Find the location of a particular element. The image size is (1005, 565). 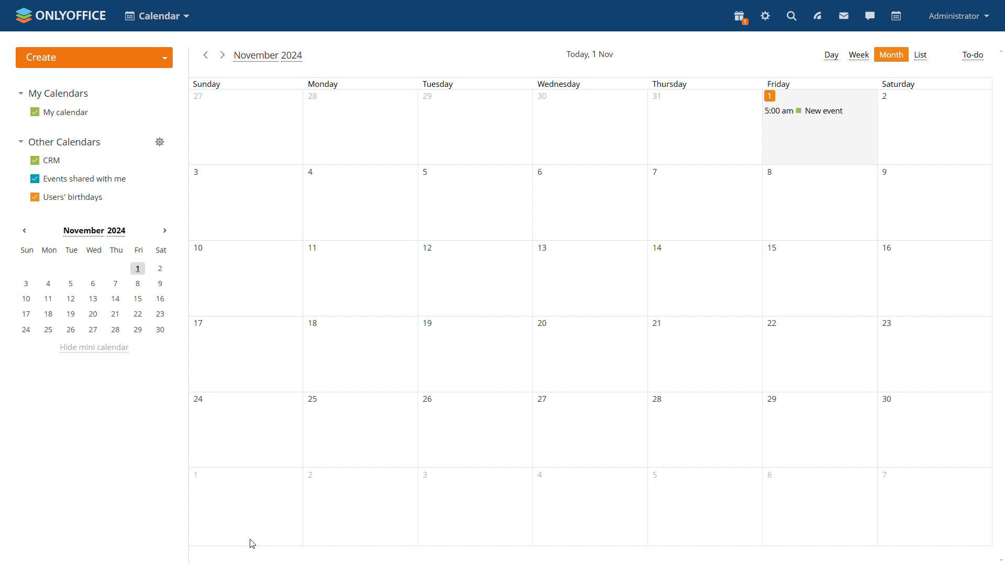

Next month is located at coordinates (164, 231).